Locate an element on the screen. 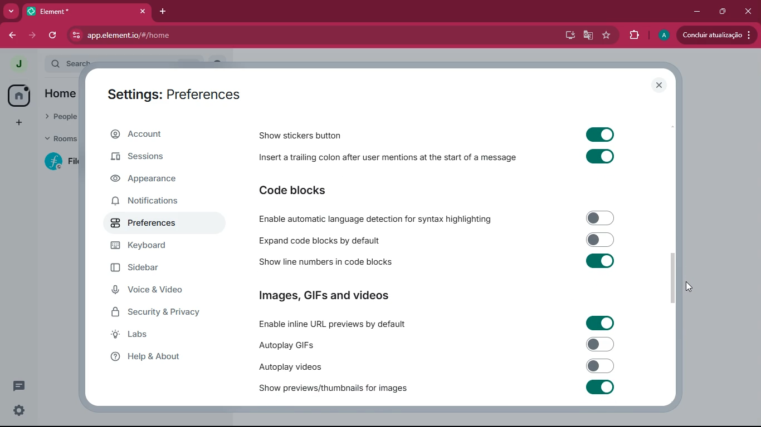 This screenshot has width=761, height=427. keyboard is located at coordinates (161, 246).